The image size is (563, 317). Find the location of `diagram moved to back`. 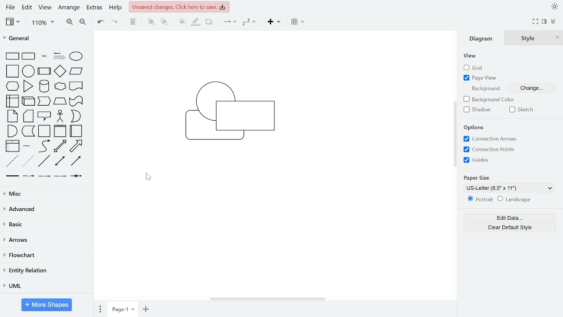

diagram moved to back is located at coordinates (226, 110).